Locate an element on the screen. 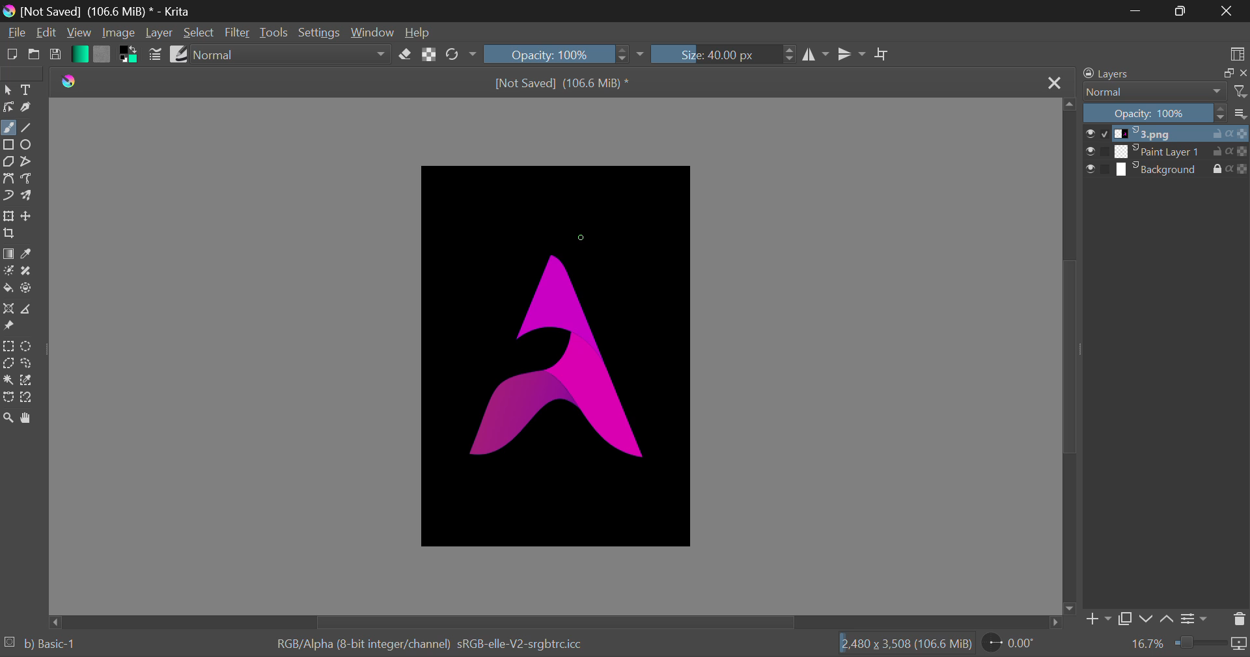 The width and height of the screenshot is (1250, 657). maximize is located at coordinates (1225, 74).